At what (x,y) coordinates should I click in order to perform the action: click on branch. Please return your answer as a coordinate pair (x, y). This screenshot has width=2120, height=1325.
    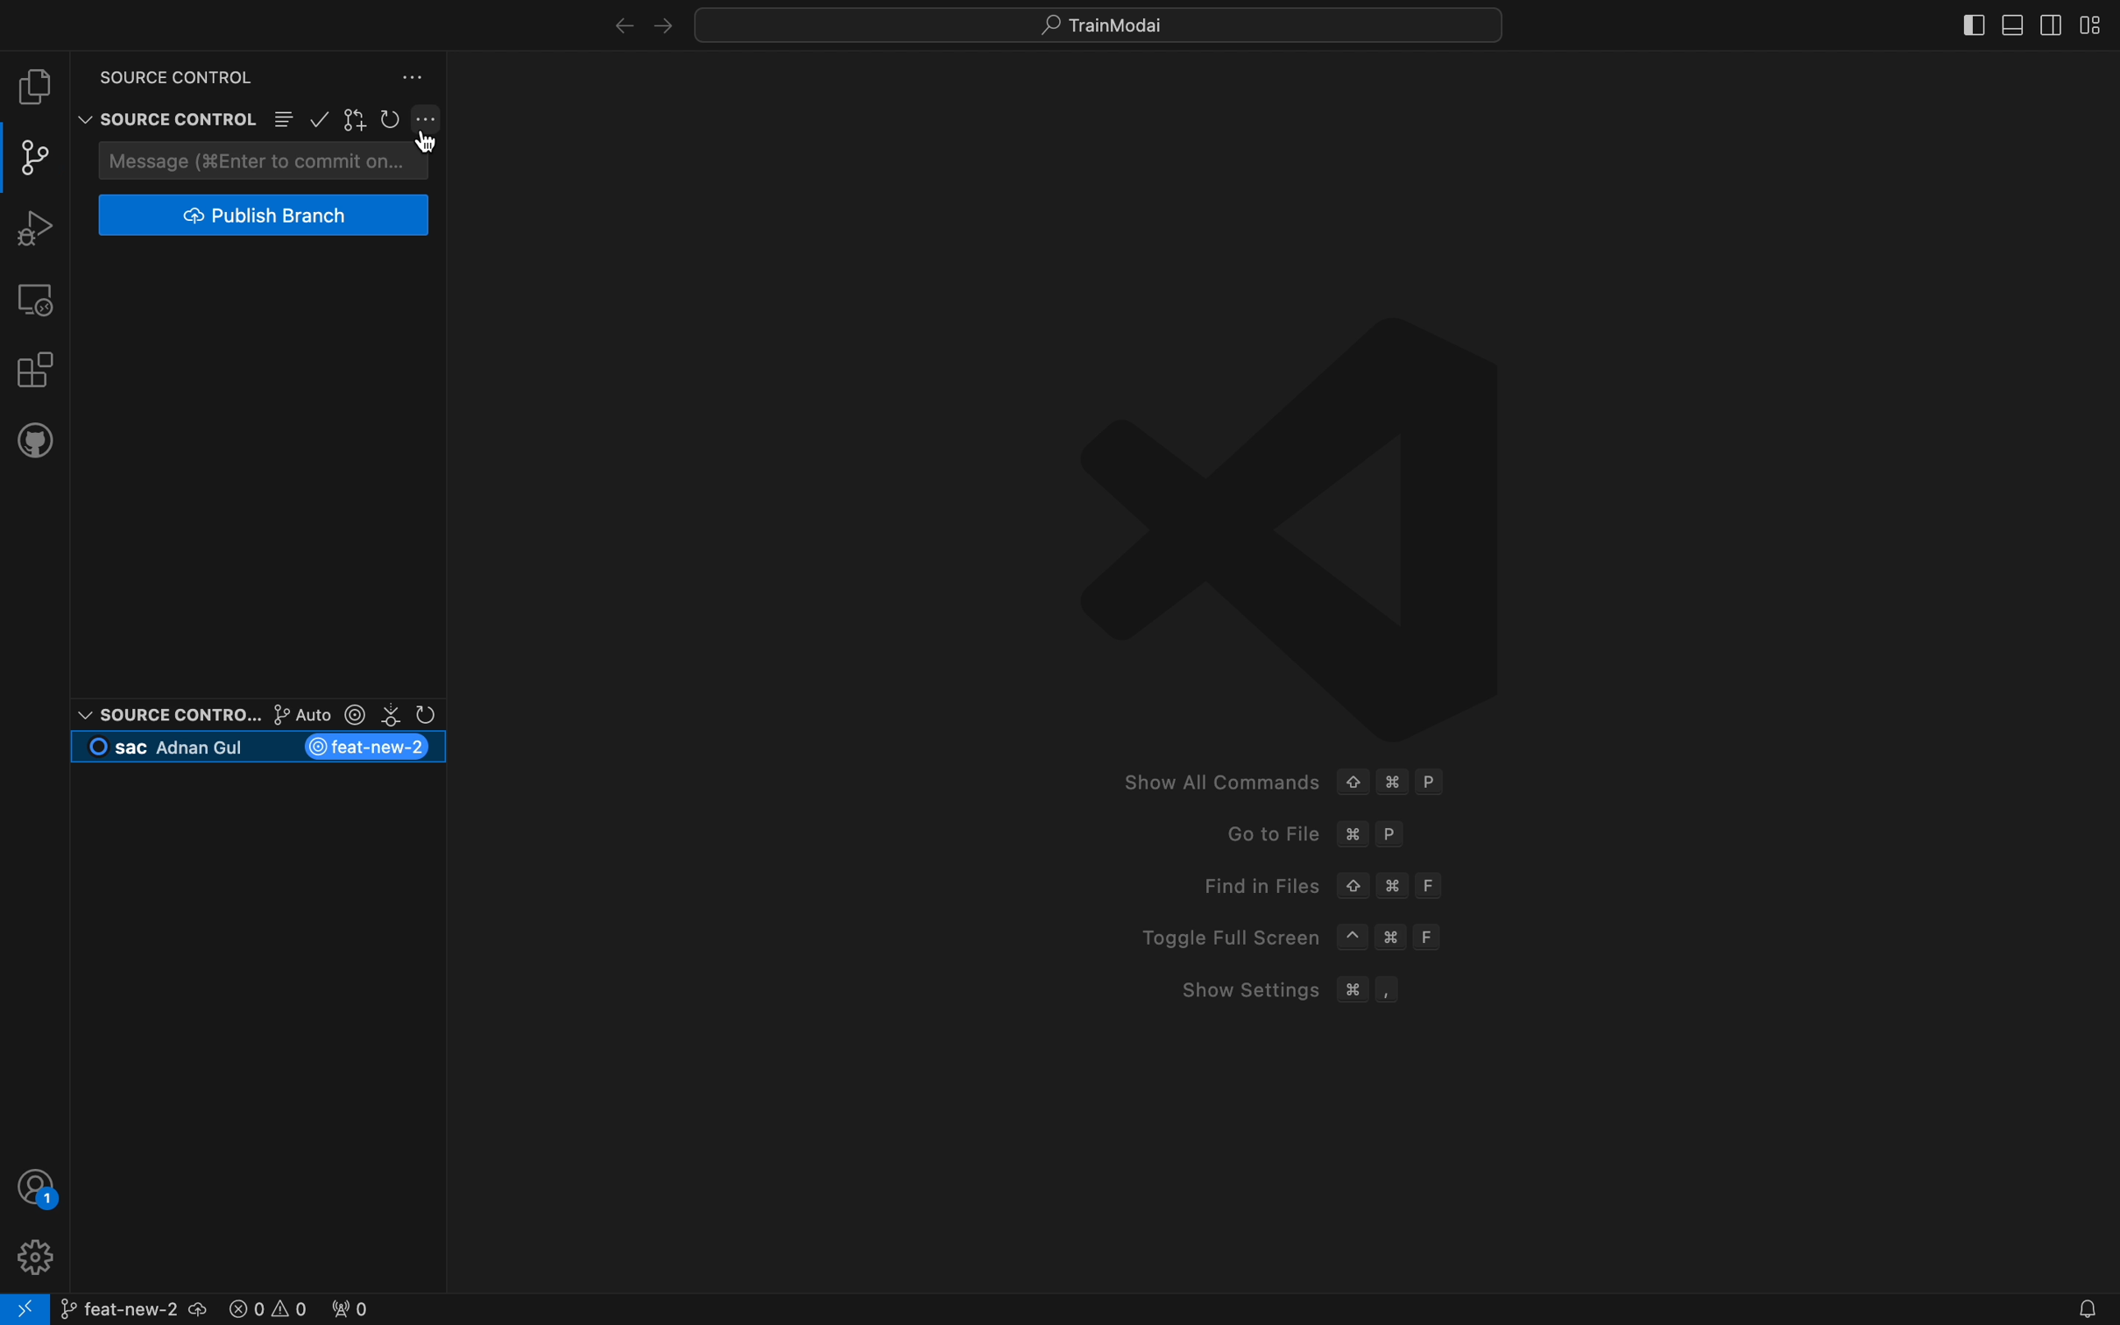
    Looking at the image, I should click on (143, 1306).